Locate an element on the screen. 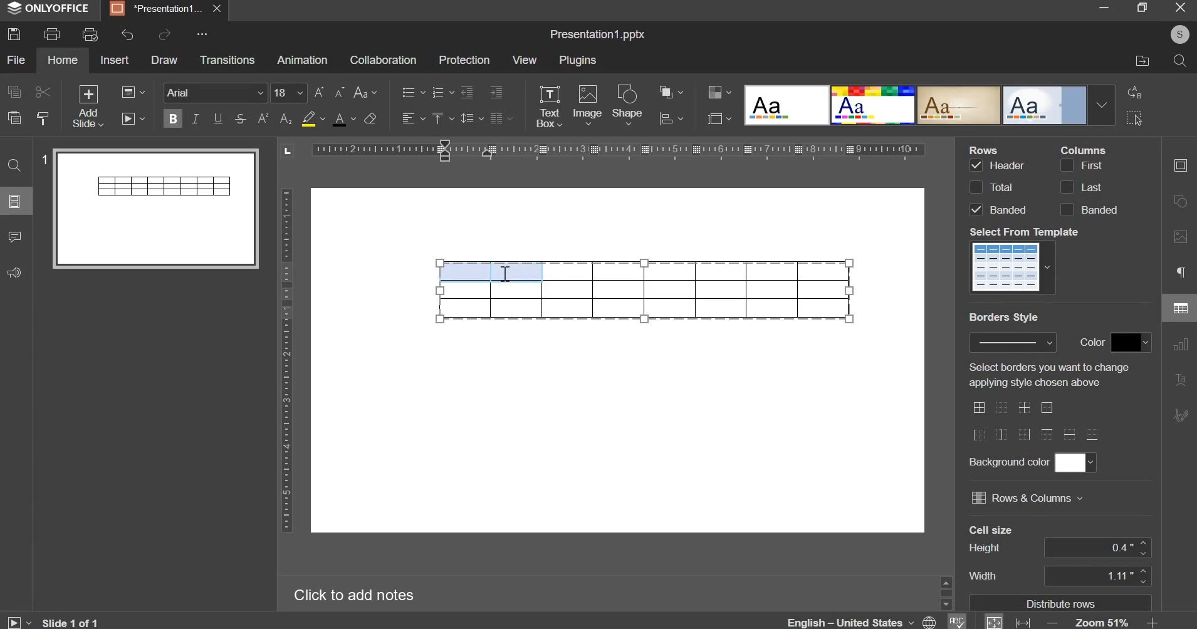  language & spelling is located at coordinates (876, 620).